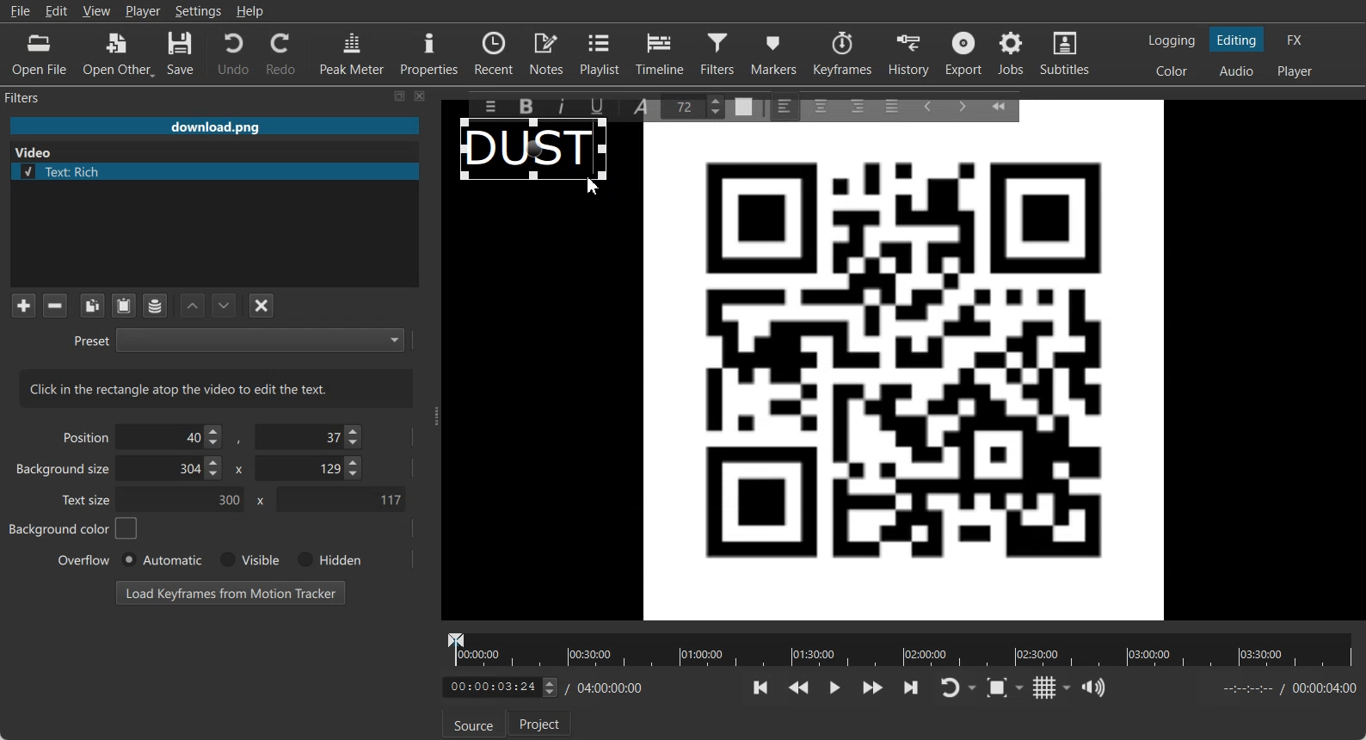  Describe the element at coordinates (499, 688) in the screenshot. I see `adjust Time ` at that location.